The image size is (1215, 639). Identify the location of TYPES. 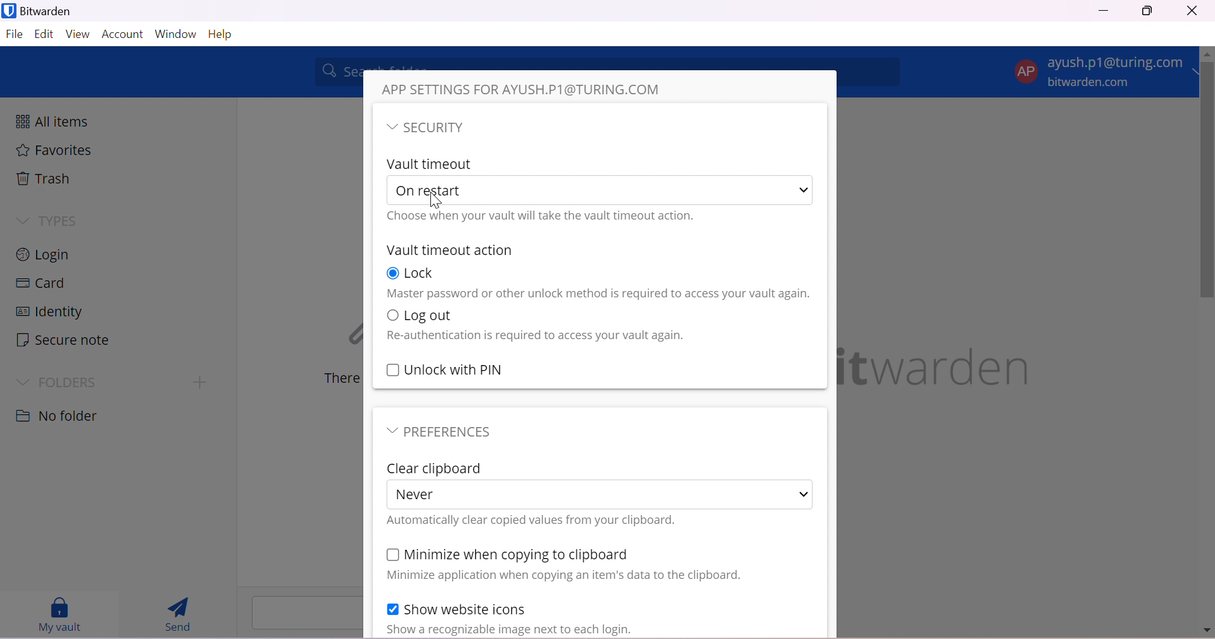
(63, 222).